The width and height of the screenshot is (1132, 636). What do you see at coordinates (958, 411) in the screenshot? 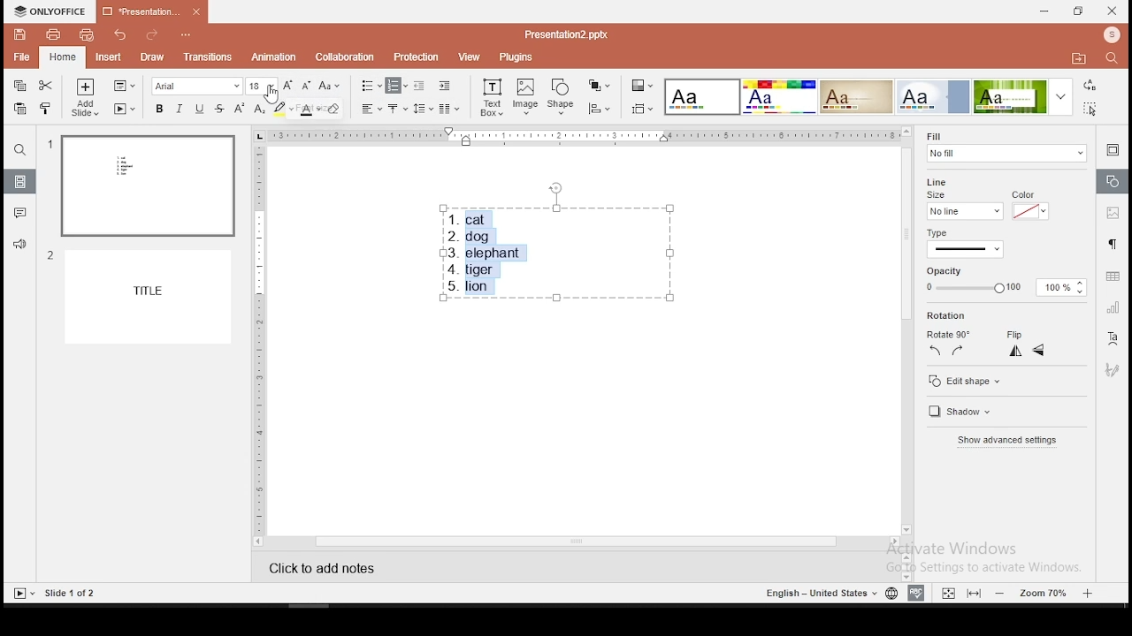
I see `shadow` at bounding box center [958, 411].